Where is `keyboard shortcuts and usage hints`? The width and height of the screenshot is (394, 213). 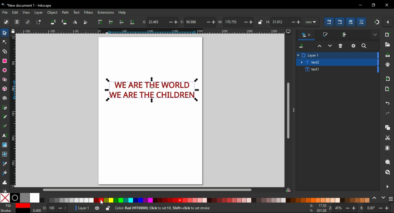 keyboard shortcuts and usage hints is located at coordinates (165, 208).